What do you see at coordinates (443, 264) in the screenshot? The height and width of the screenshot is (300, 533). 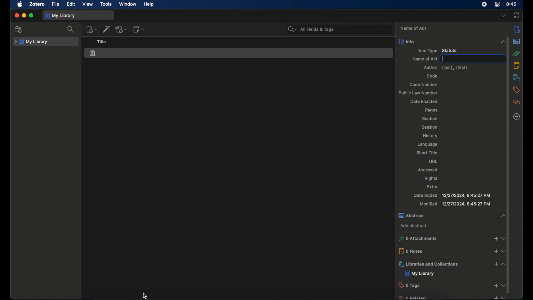 I see `libraries` at bounding box center [443, 264].